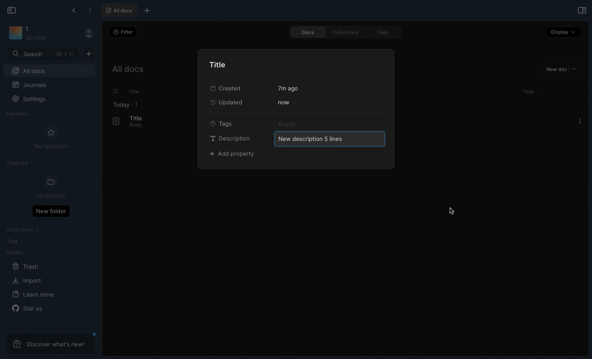 This screenshot has height=359, width=592. What do you see at coordinates (28, 280) in the screenshot?
I see `Import` at bounding box center [28, 280].